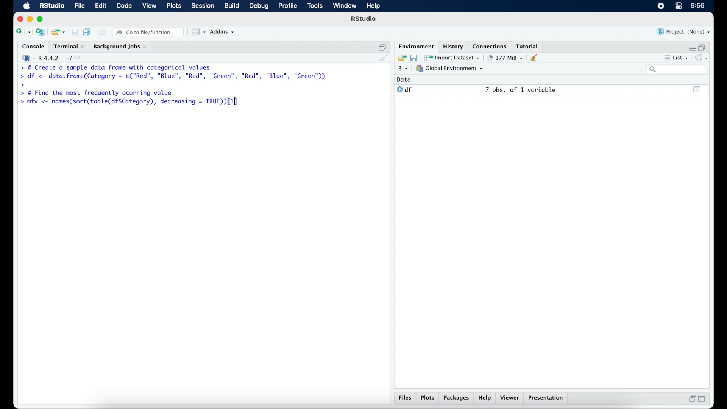 This screenshot has height=409, width=727. What do you see at coordinates (58, 32) in the screenshot?
I see `open an existing project` at bounding box center [58, 32].